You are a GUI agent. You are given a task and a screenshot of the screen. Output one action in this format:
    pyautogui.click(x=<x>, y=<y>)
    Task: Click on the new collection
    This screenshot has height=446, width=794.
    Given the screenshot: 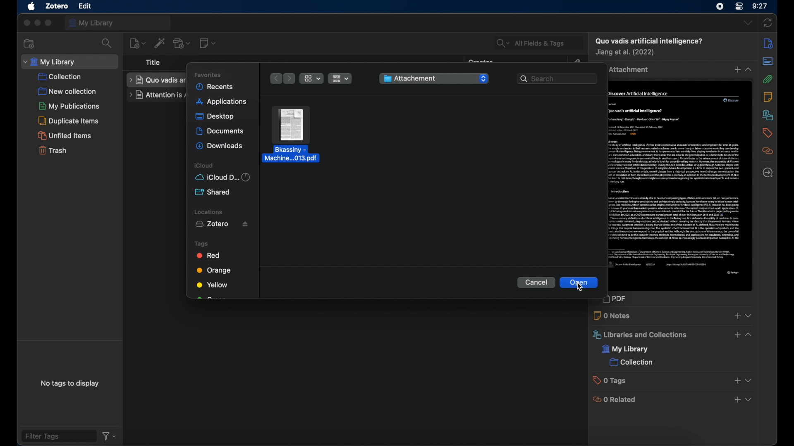 What is the action you would take?
    pyautogui.click(x=29, y=43)
    